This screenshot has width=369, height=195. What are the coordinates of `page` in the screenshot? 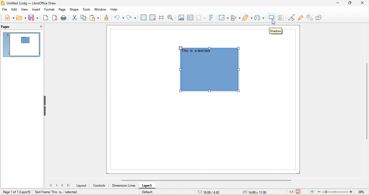 It's located at (62, 9).